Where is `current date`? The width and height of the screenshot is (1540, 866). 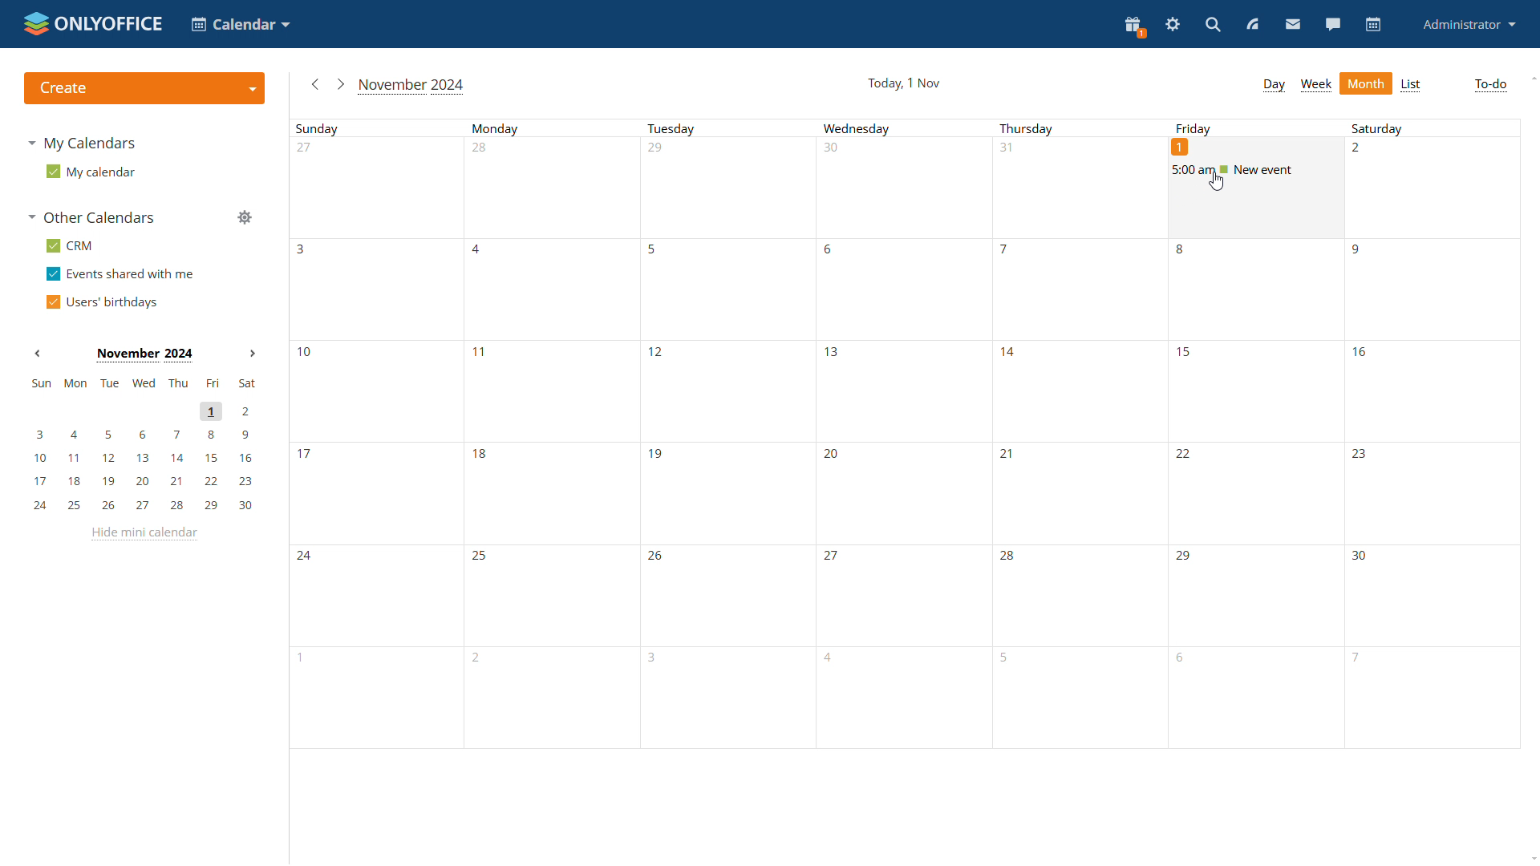
current date is located at coordinates (906, 83).